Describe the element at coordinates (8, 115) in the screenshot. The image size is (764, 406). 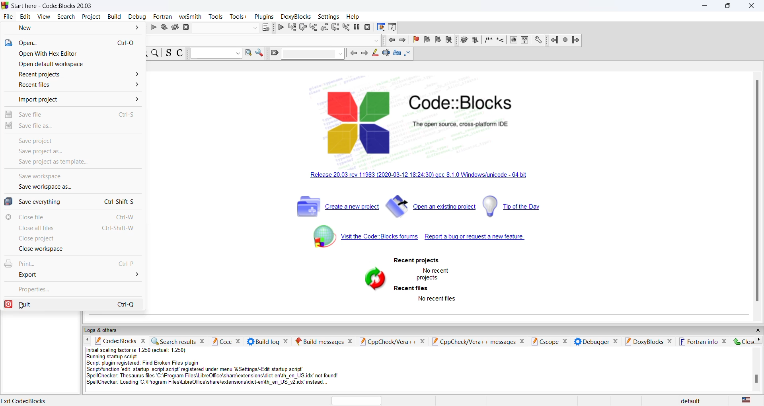
I see `save icon` at that location.